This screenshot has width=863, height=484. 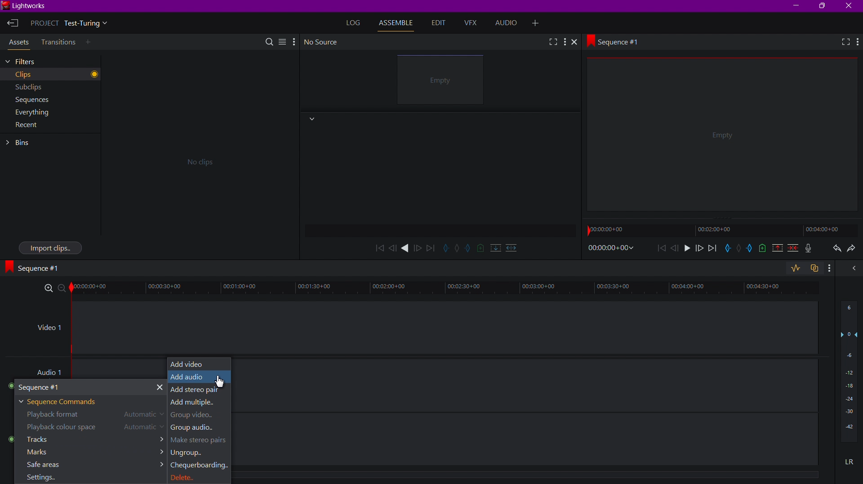 I want to click on Recent, so click(x=27, y=128).